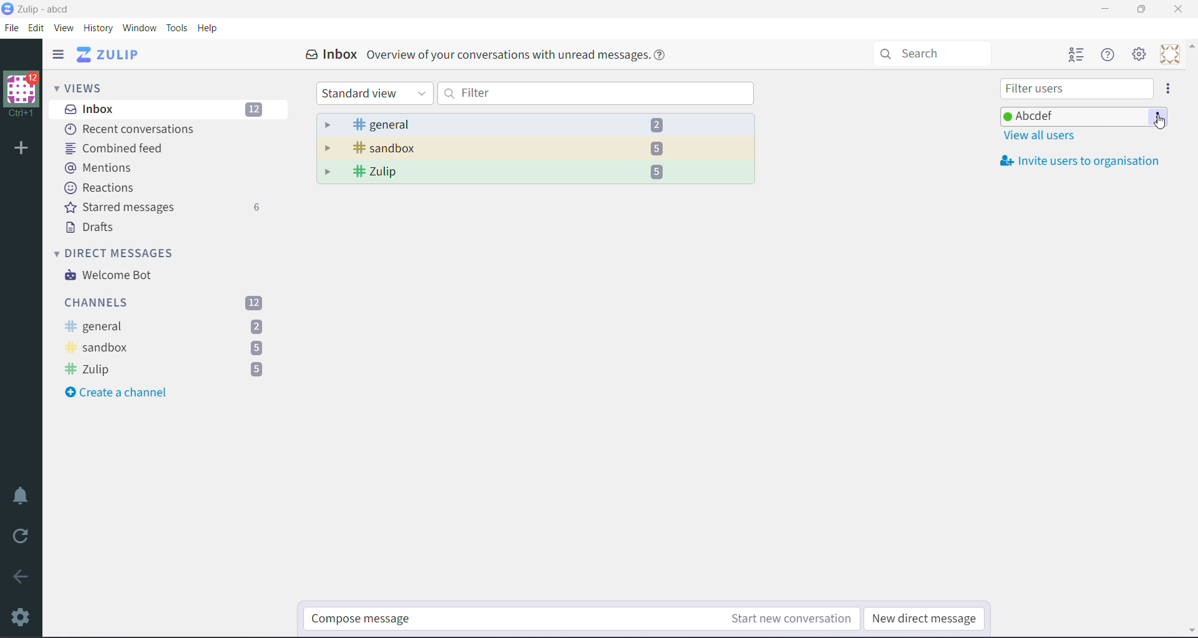  Describe the element at coordinates (933, 53) in the screenshot. I see `Search` at that location.